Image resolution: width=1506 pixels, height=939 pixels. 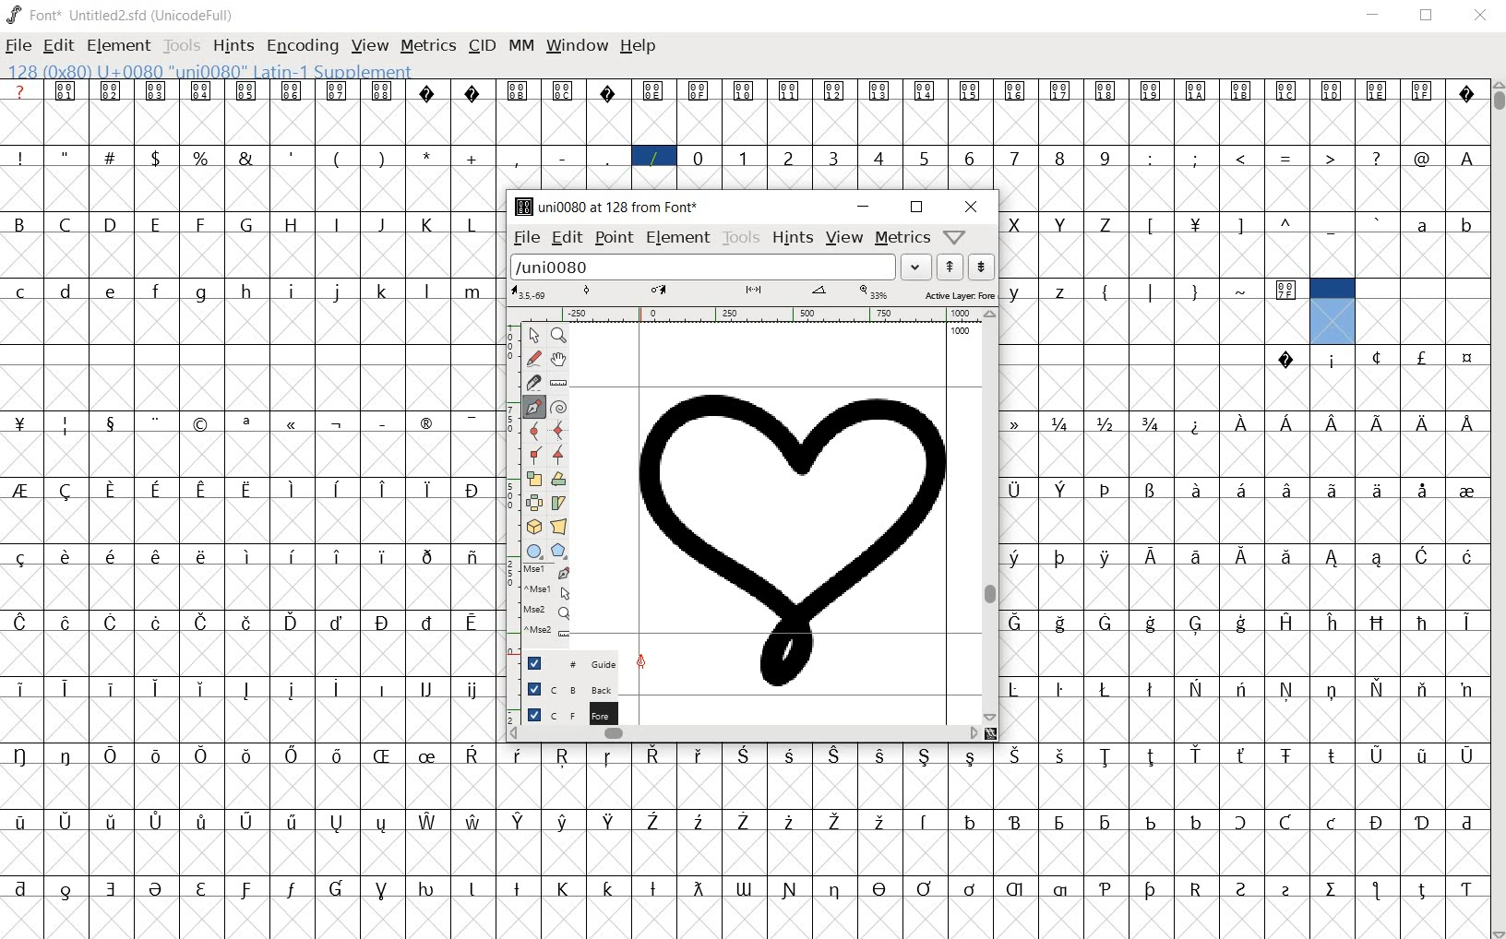 What do you see at coordinates (652, 91) in the screenshot?
I see `glyph` at bounding box center [652, 91].